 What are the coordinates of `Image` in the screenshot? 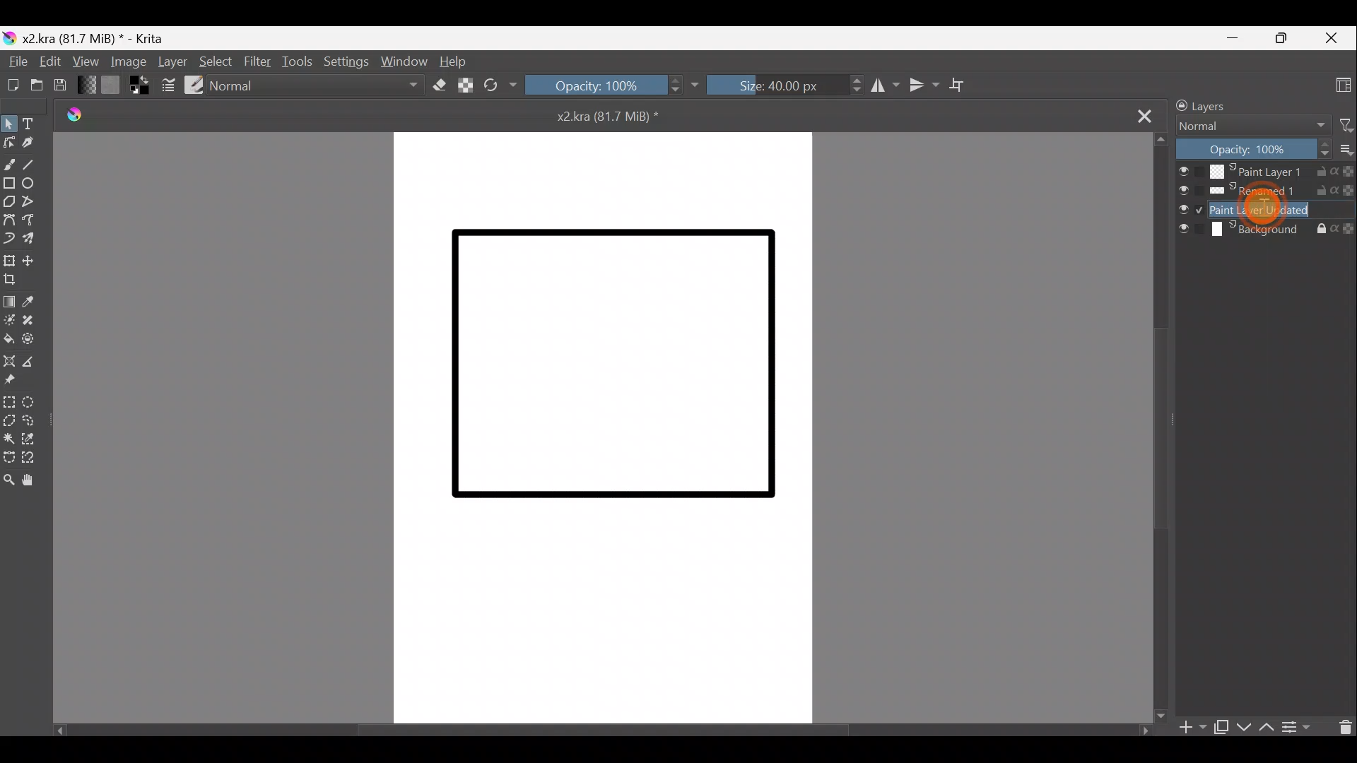 It's located at (125, 61).